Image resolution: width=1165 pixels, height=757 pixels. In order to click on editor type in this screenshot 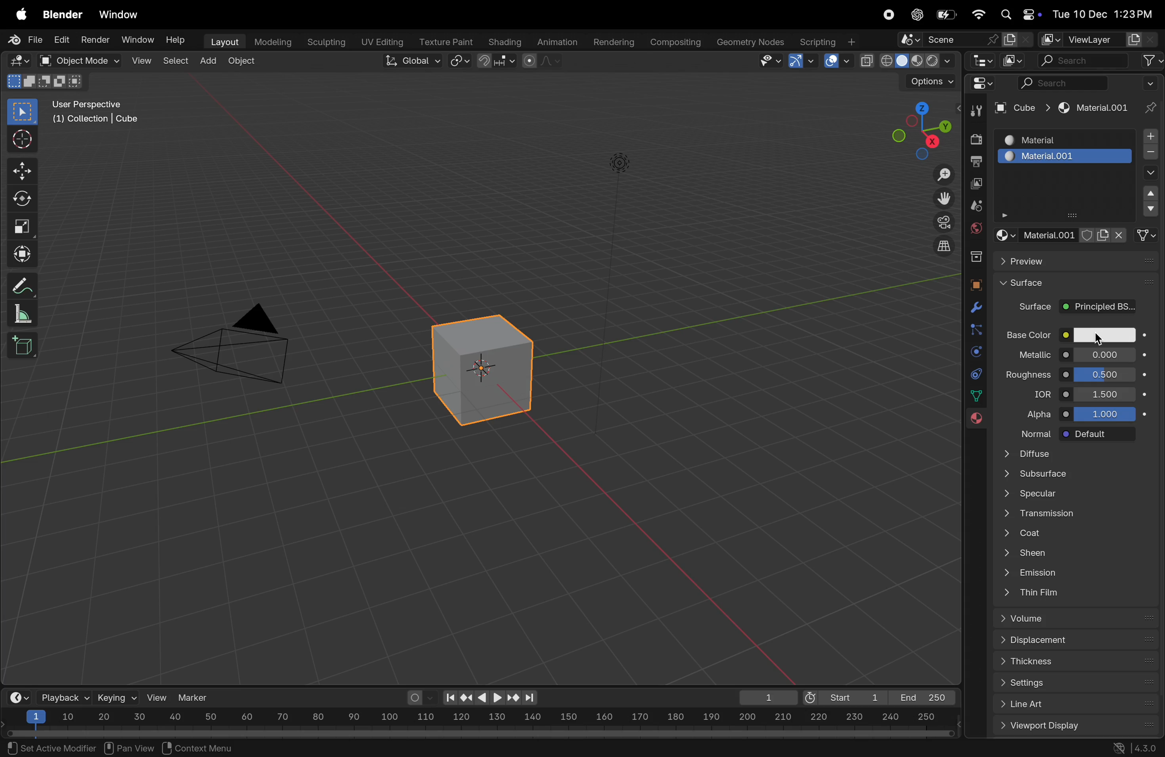, I will do `click(986, 86)`.